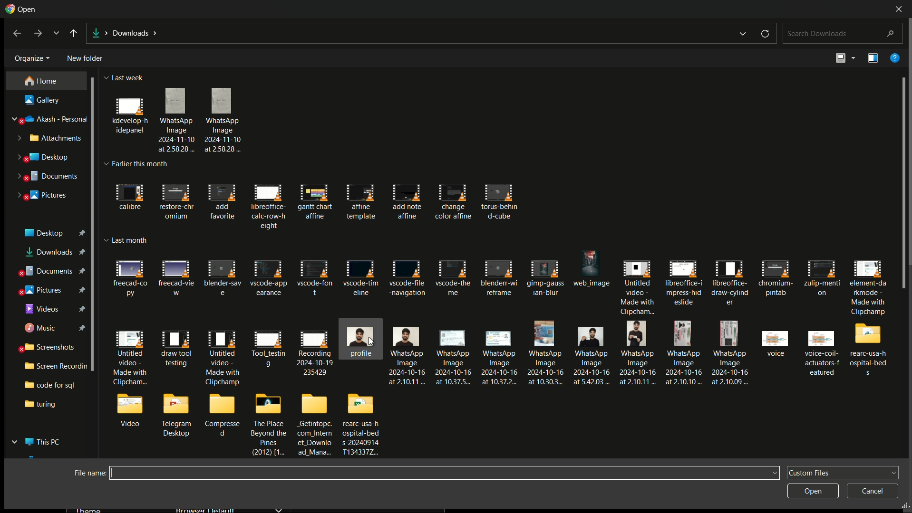 This screenshot has height=513, width=912. I want to click on forward, so click(39, 34).